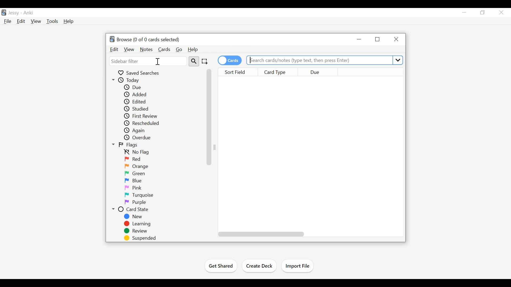  Describe the element at coordinates (136, 102) in the screenshot. I see `Edited` at that location.